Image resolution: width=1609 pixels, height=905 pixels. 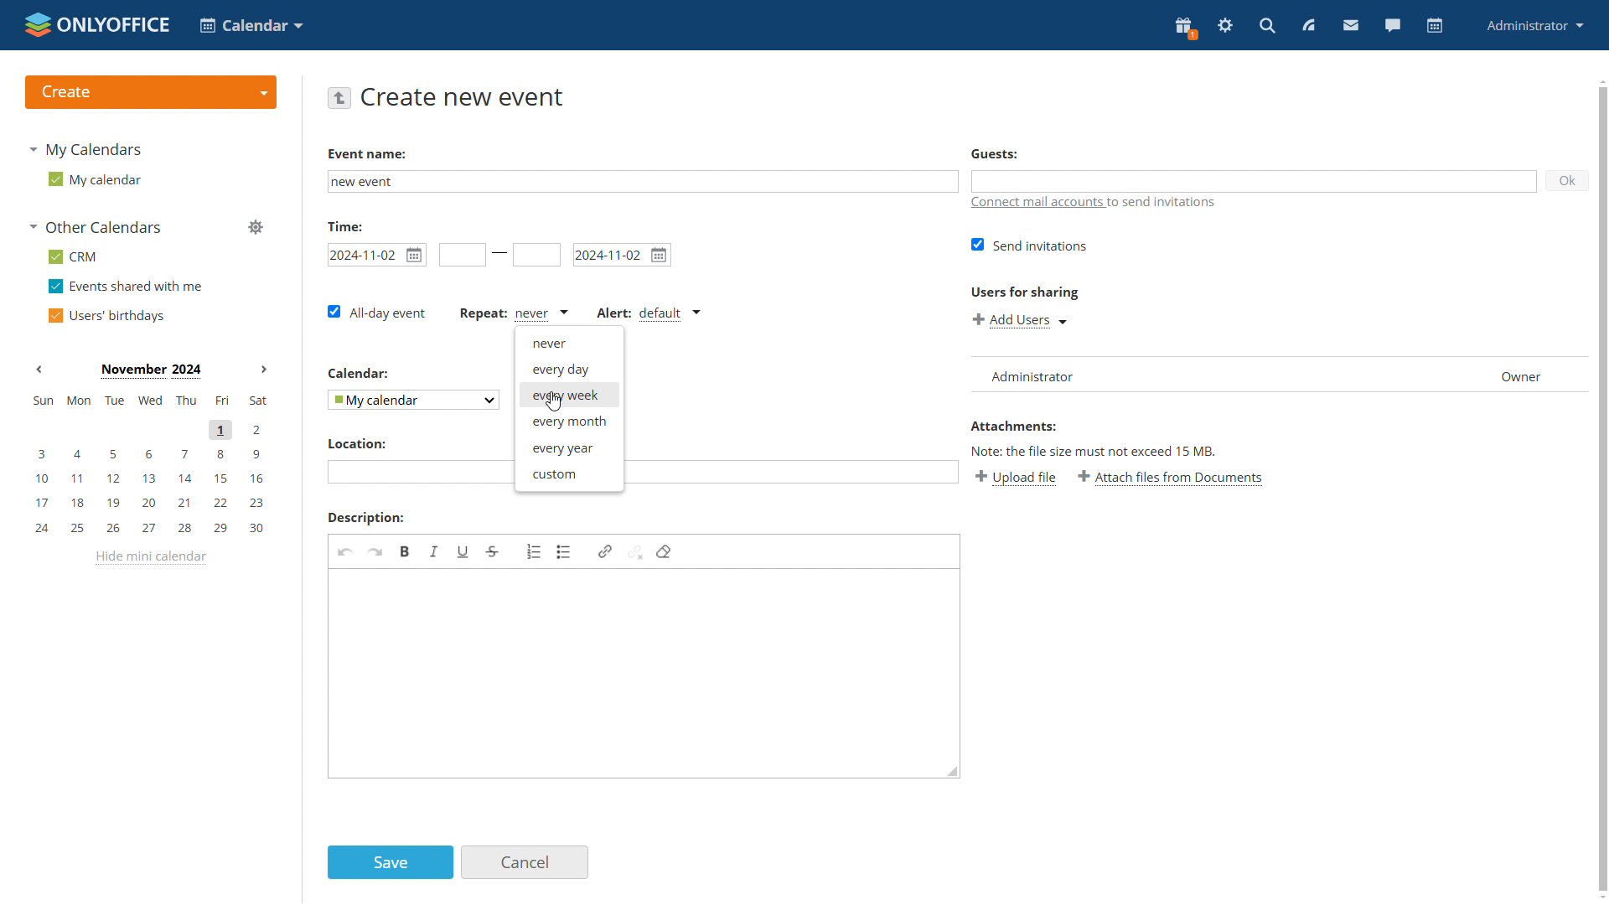 I want to click on time, so click(x=344, y=225).